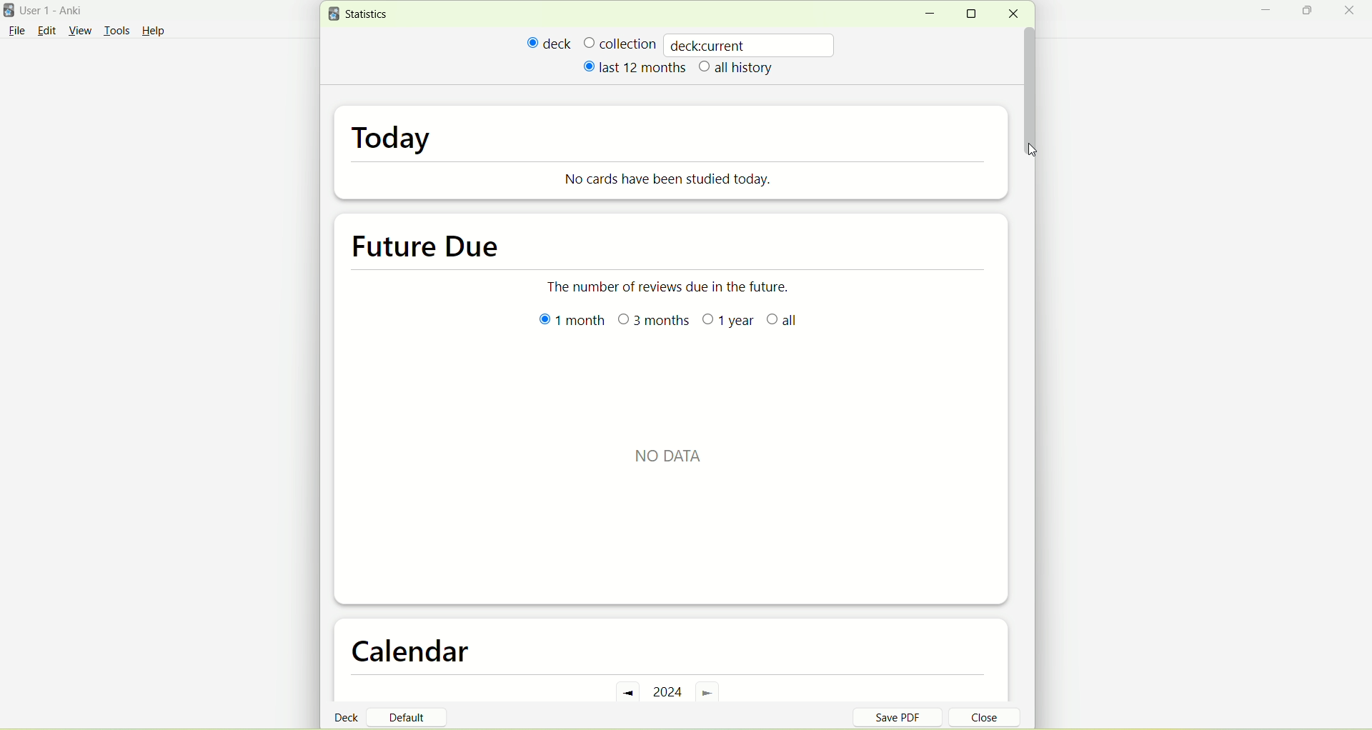 The image size is (1372, 730). I want to click on No cards have been studied today., so click(676, 179).